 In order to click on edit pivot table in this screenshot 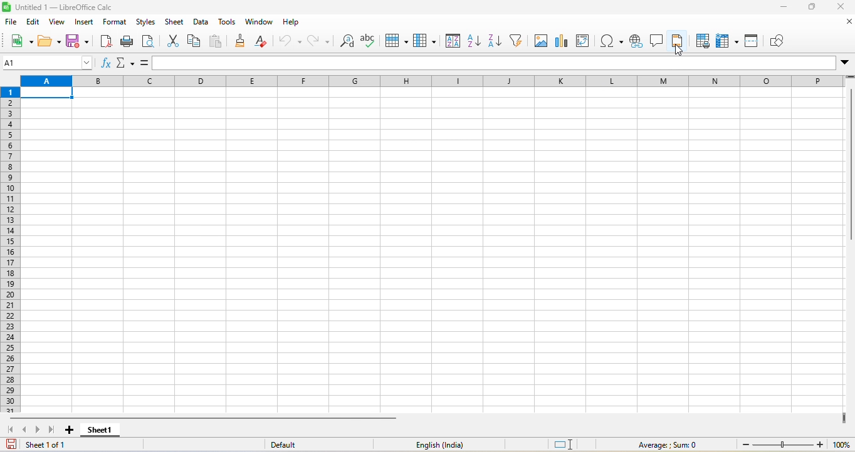, I will do `click(587, 42)`.